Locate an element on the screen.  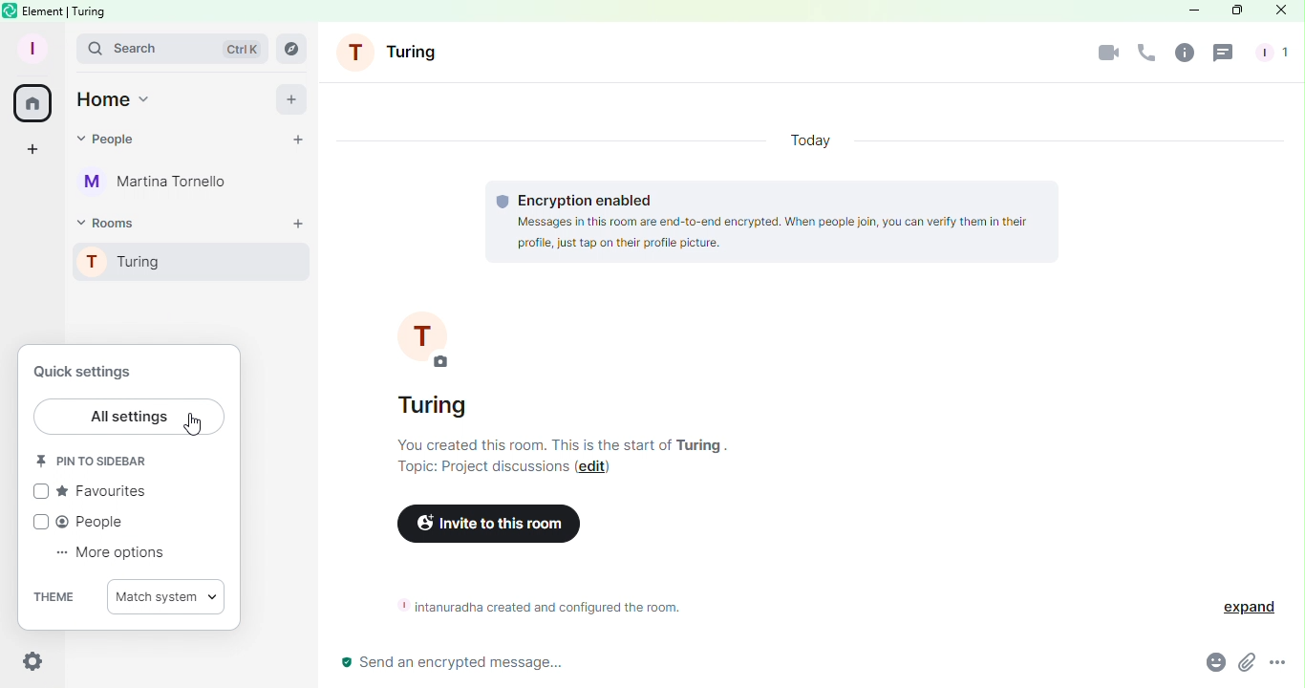
Expand is located at coordinates (1241, 607).